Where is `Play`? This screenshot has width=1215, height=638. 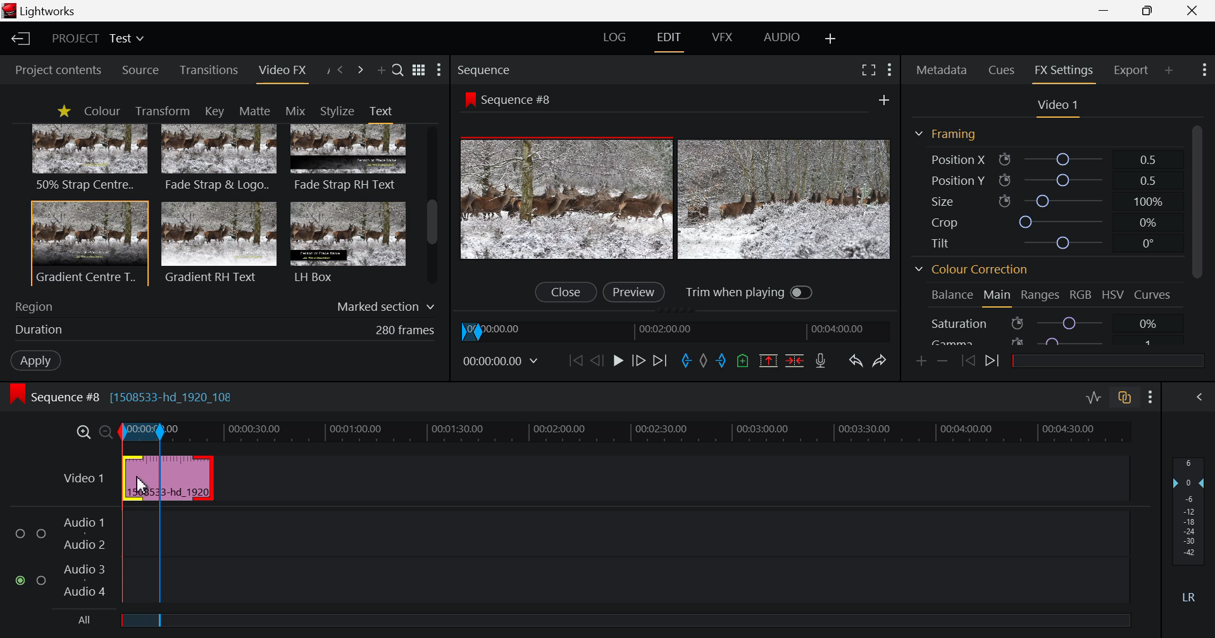 Play is located at coordinates (618, 361).